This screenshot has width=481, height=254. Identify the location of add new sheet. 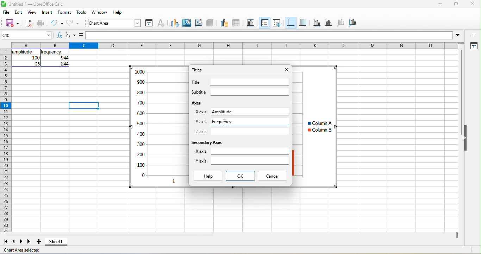
(39, 242).